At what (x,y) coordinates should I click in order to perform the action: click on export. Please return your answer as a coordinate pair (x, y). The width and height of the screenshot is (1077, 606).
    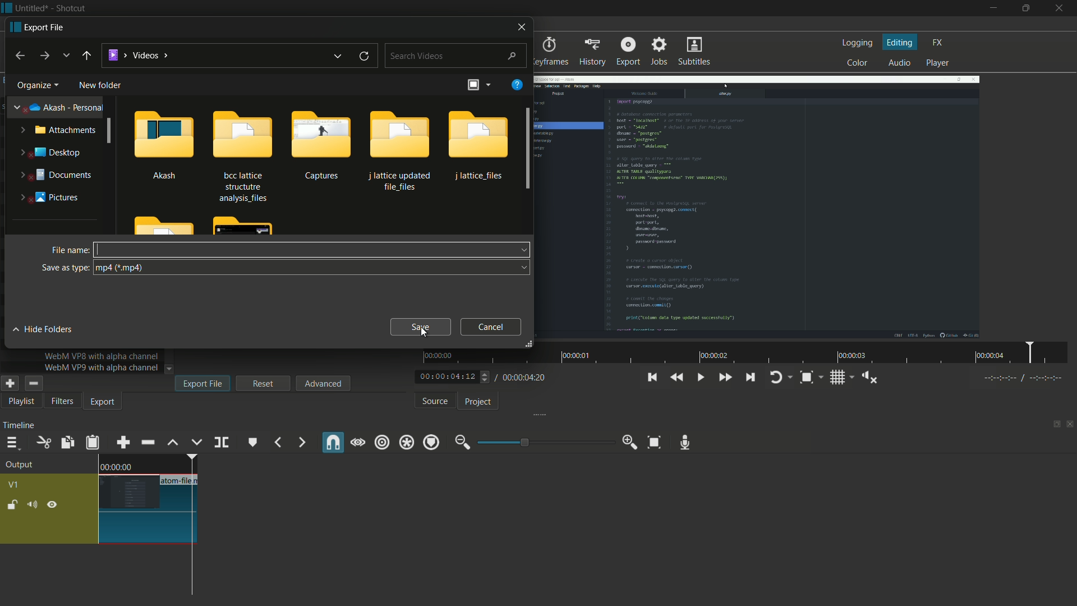
    Looking at the image, I should click on (103, 403).